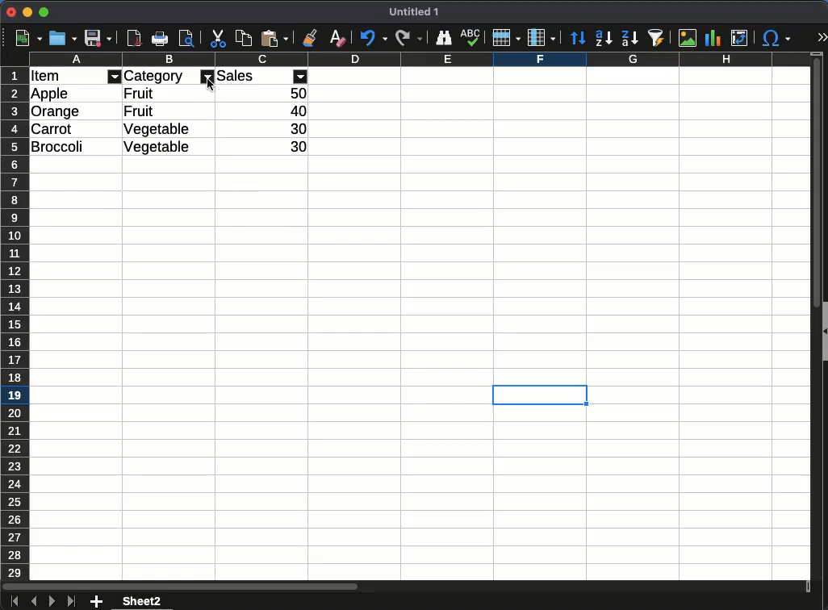  What do you see at coordinates (56, 111) in the screenshot?
I see `orange` at bounding box center [56, 111].